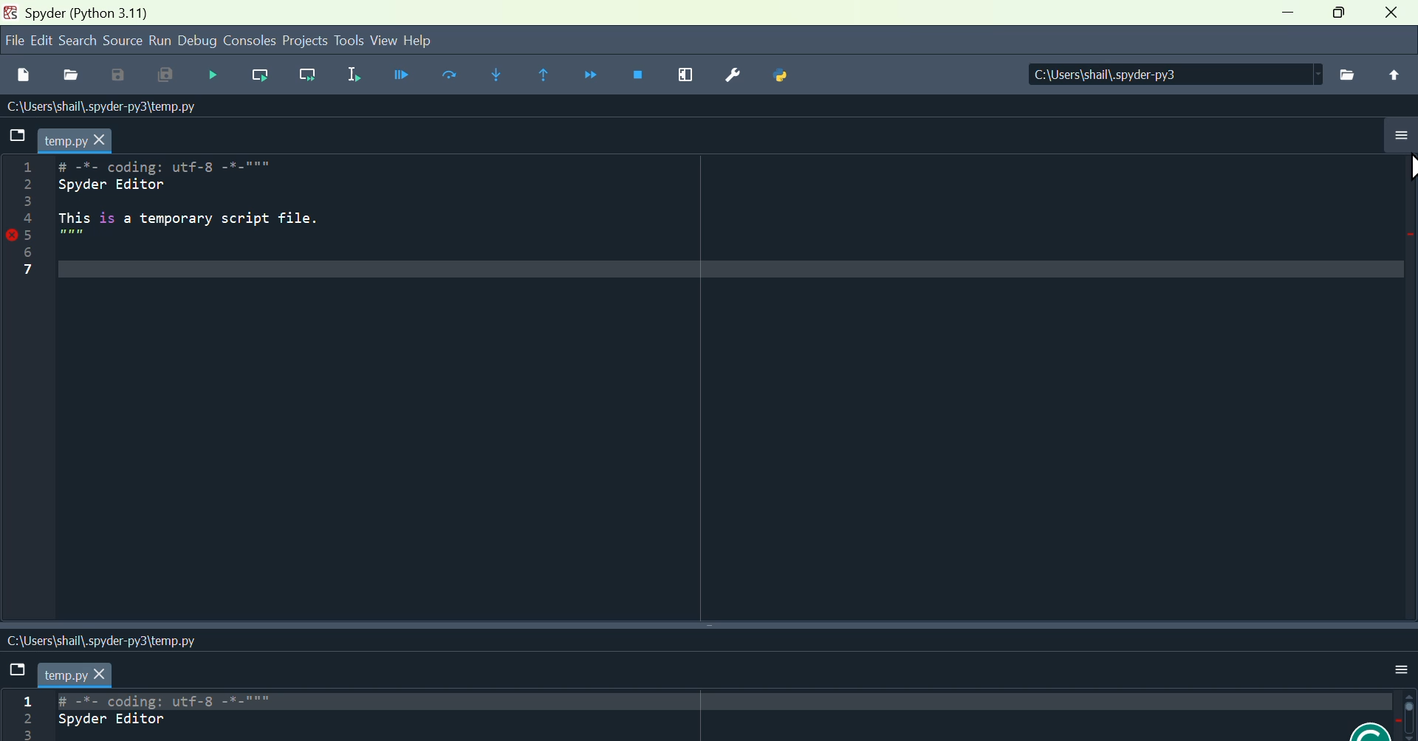  Describe the element at coordinates (1338, 18) in the screenshot. I see `Maximise` at that location.